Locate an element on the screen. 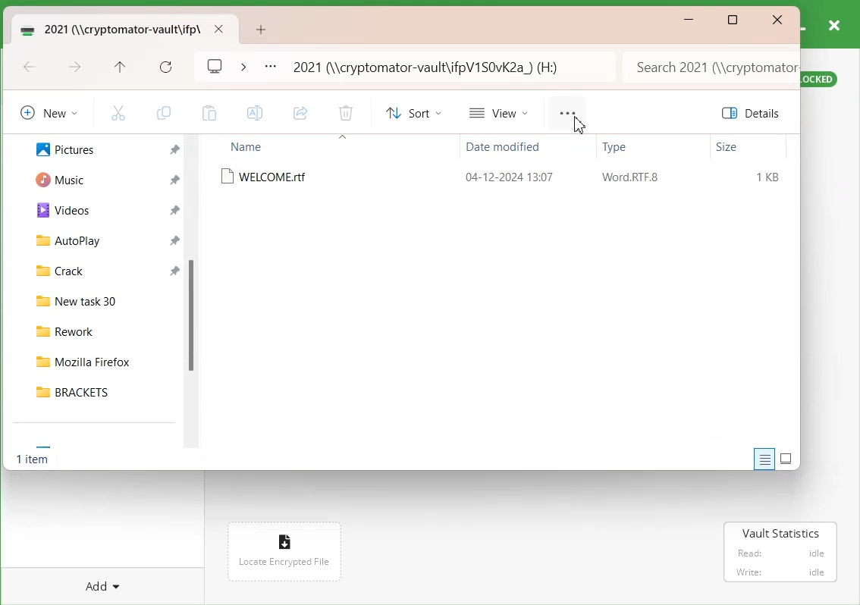  Mozilla Firefox is located at coordinates (99, 359).